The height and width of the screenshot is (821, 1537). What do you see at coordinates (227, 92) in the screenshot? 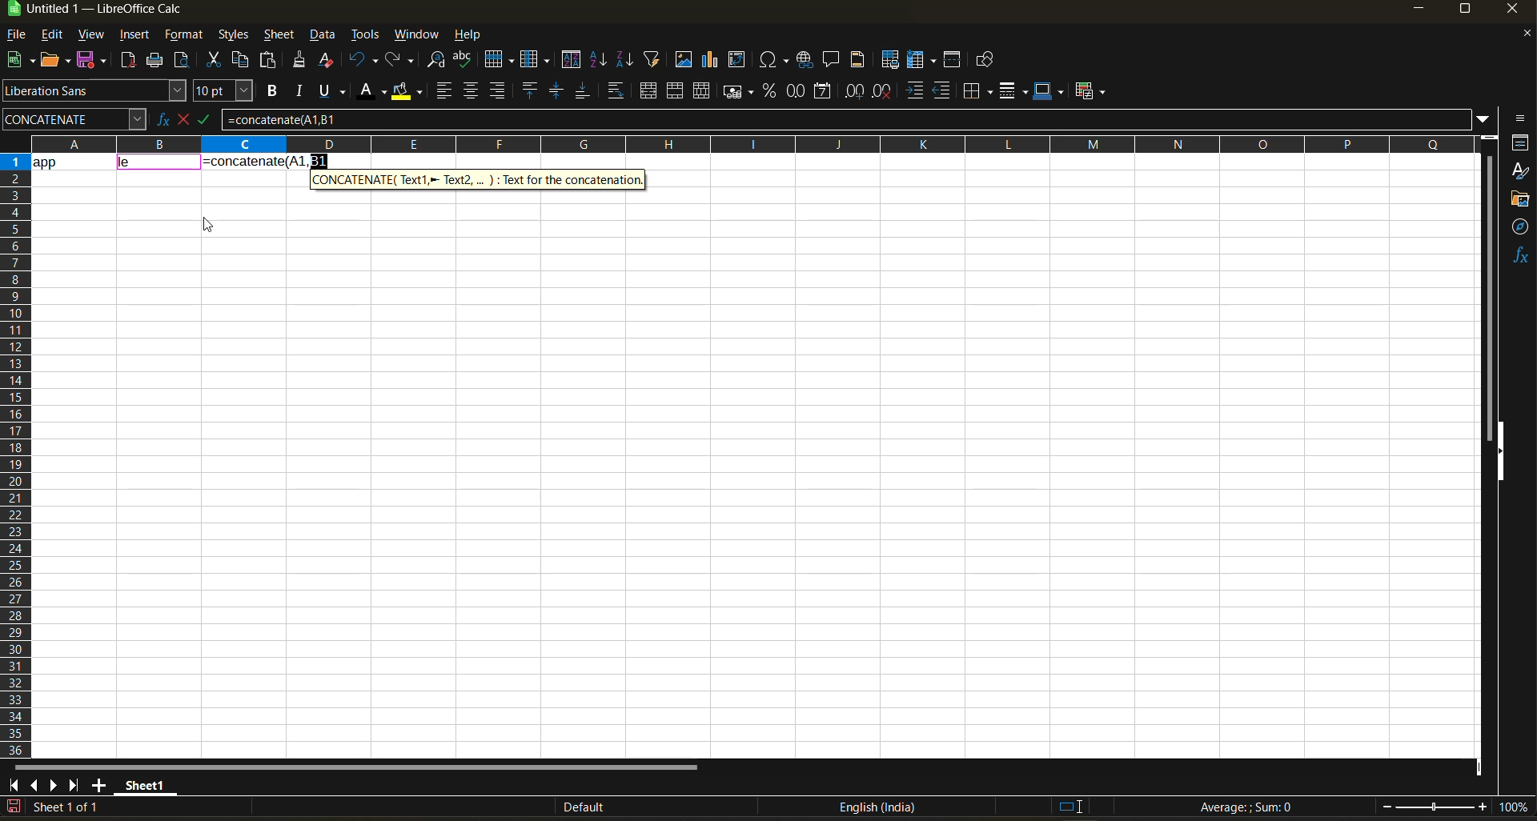
I see `font size` at bounding box center [227, 92].